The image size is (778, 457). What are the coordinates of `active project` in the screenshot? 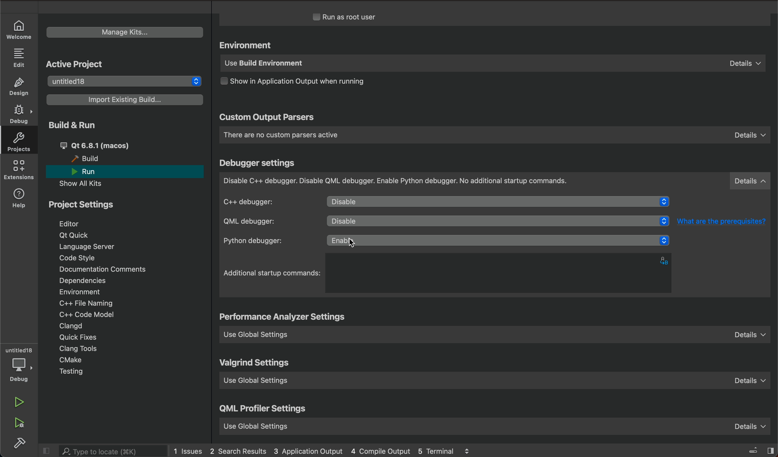 It's located at (75, 64).